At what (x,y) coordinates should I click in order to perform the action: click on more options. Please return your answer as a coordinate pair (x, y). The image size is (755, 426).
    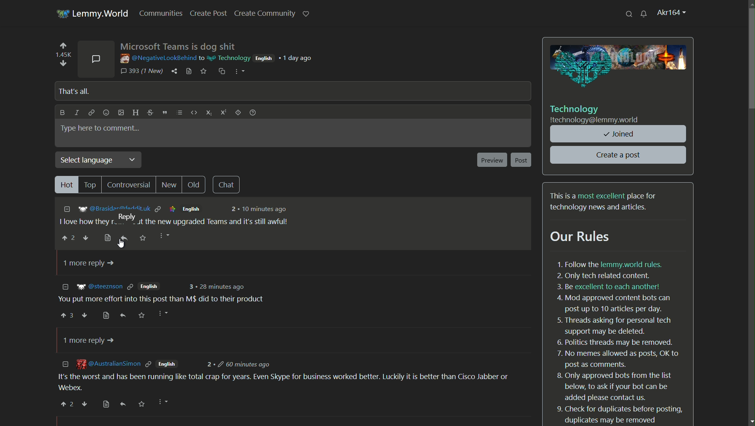
    Looking at the image, I should click on (162, 403).